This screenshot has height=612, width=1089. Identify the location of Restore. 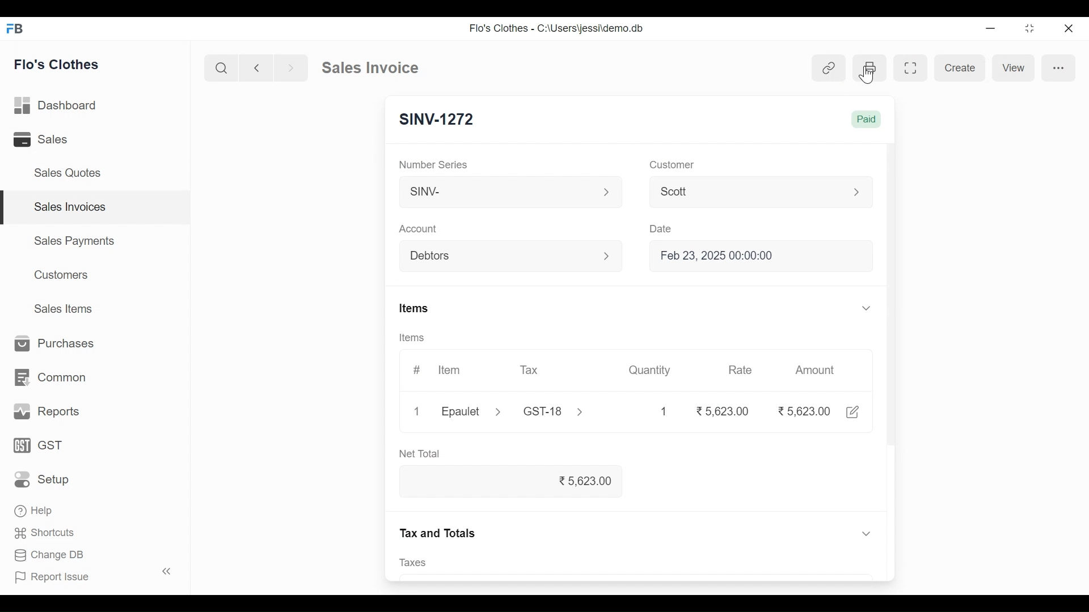
(1031, 29).